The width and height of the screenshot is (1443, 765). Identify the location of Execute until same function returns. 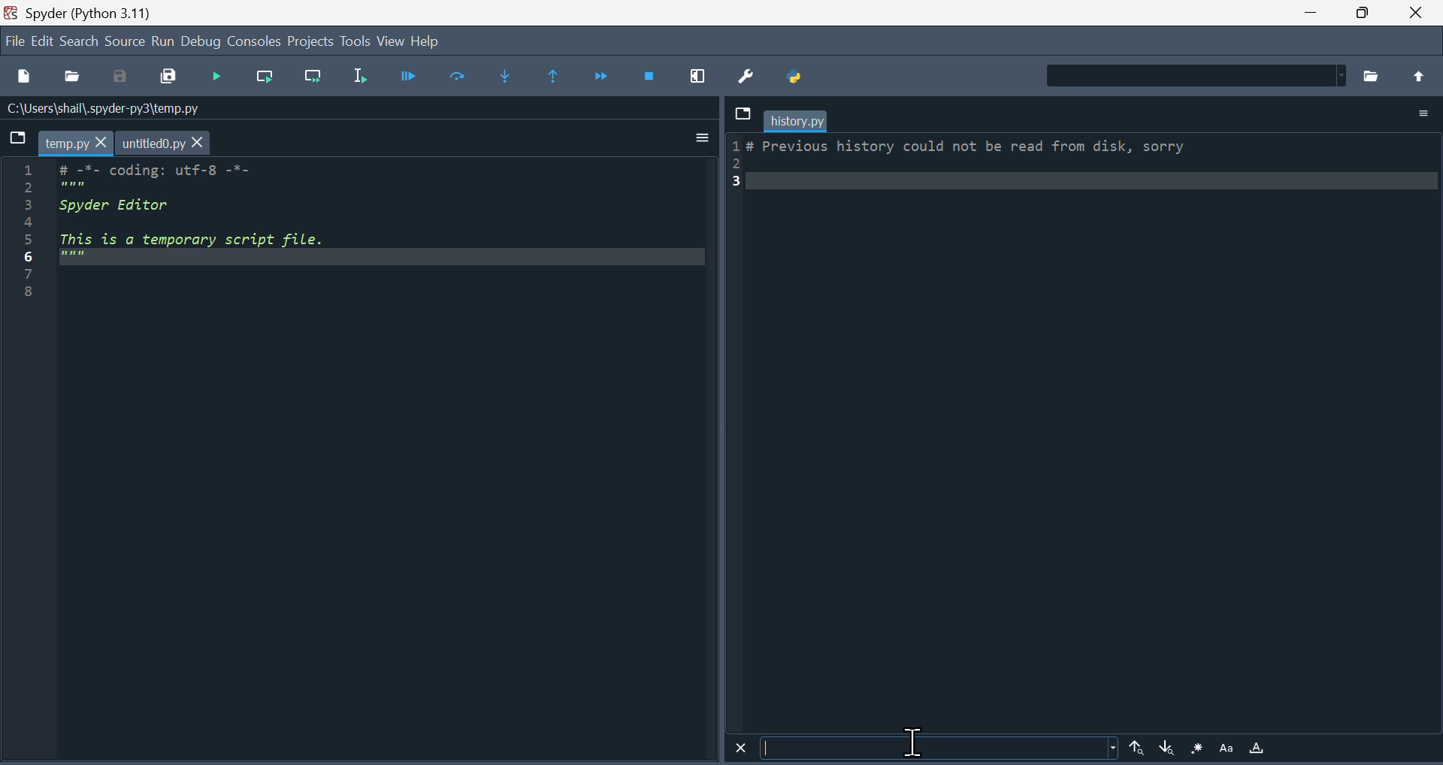
(553, 74).